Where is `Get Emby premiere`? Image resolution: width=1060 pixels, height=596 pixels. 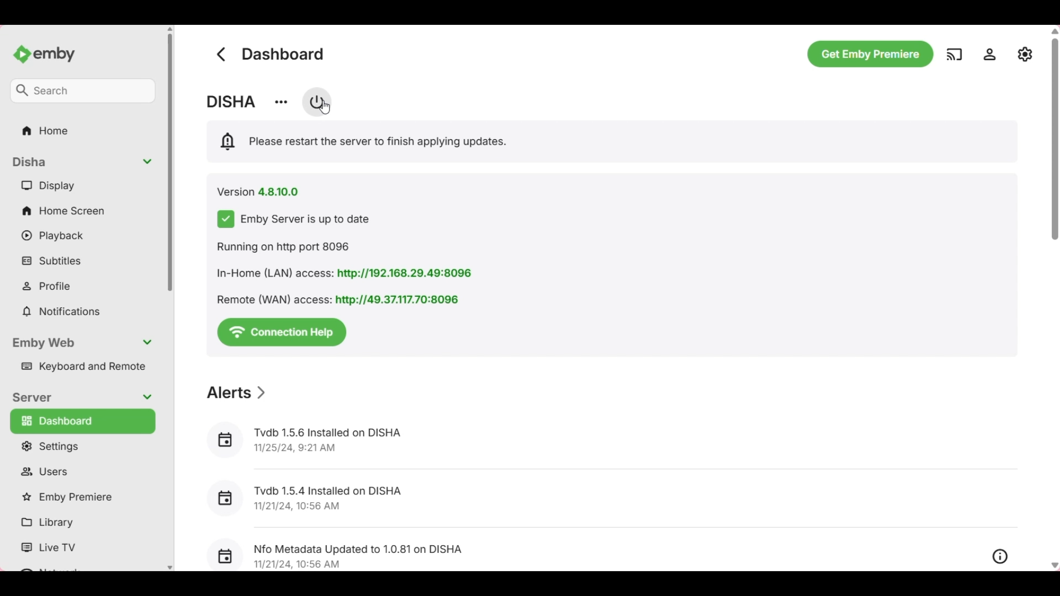 Get Emby premiere is located at coordinates (871, 54).